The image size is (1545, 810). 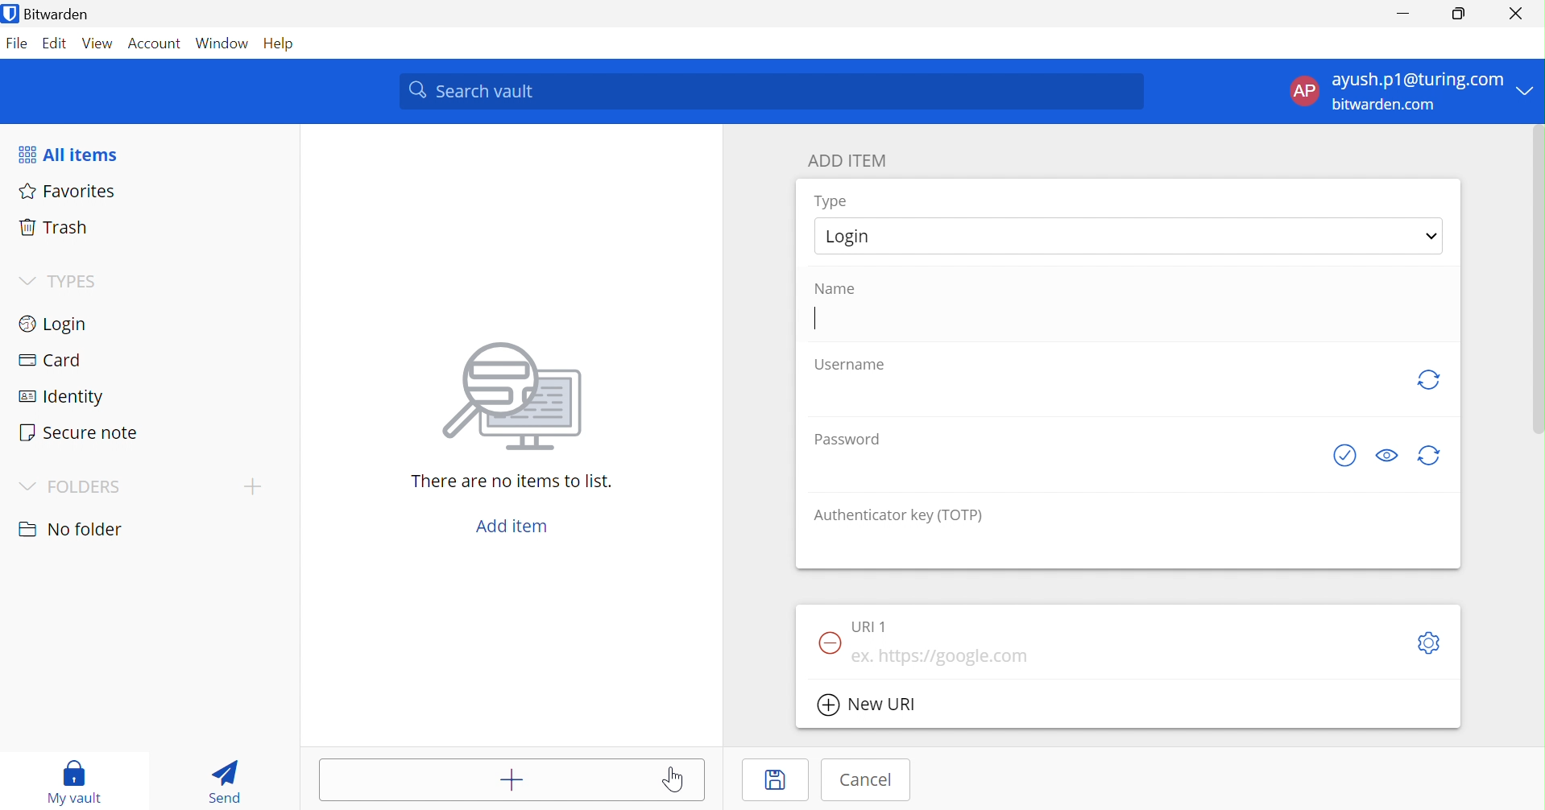 I want to click on Toggle visibility, so click(x=1387, y=455).